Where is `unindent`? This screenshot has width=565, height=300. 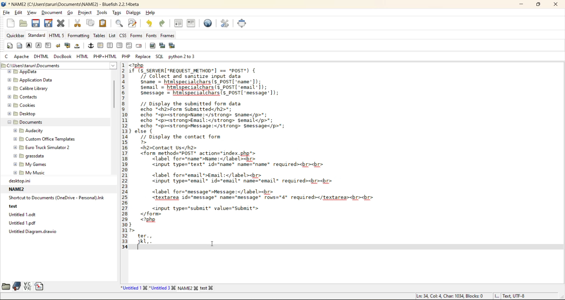 unindent is located at coordinates (178, 23).